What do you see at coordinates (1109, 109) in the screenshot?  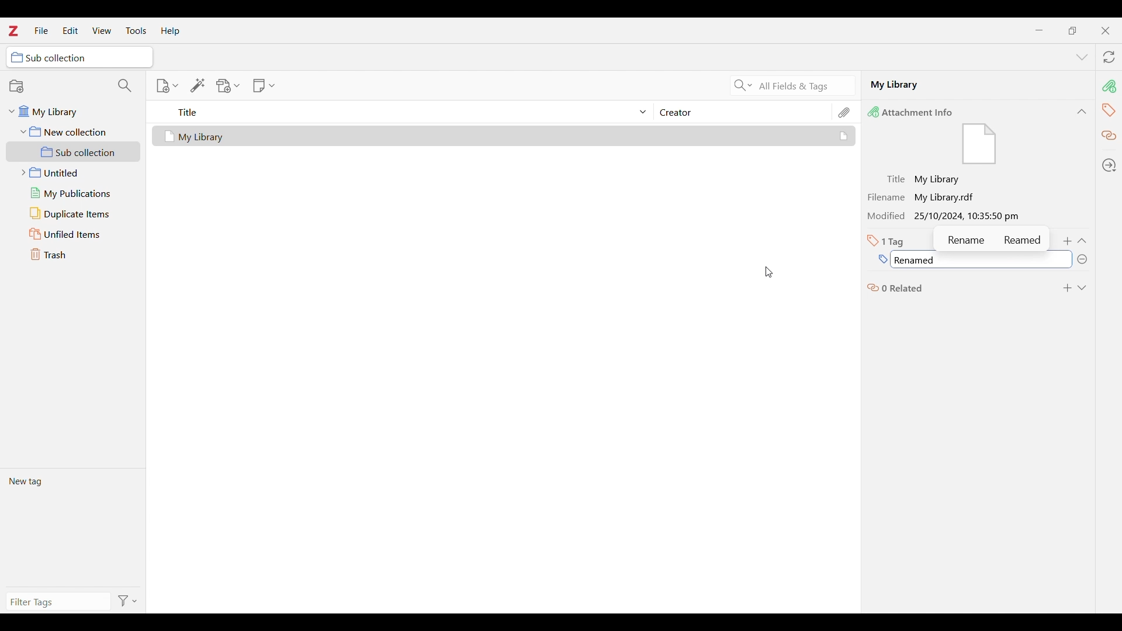 I see `tag` at bounding box center [1109, 109].